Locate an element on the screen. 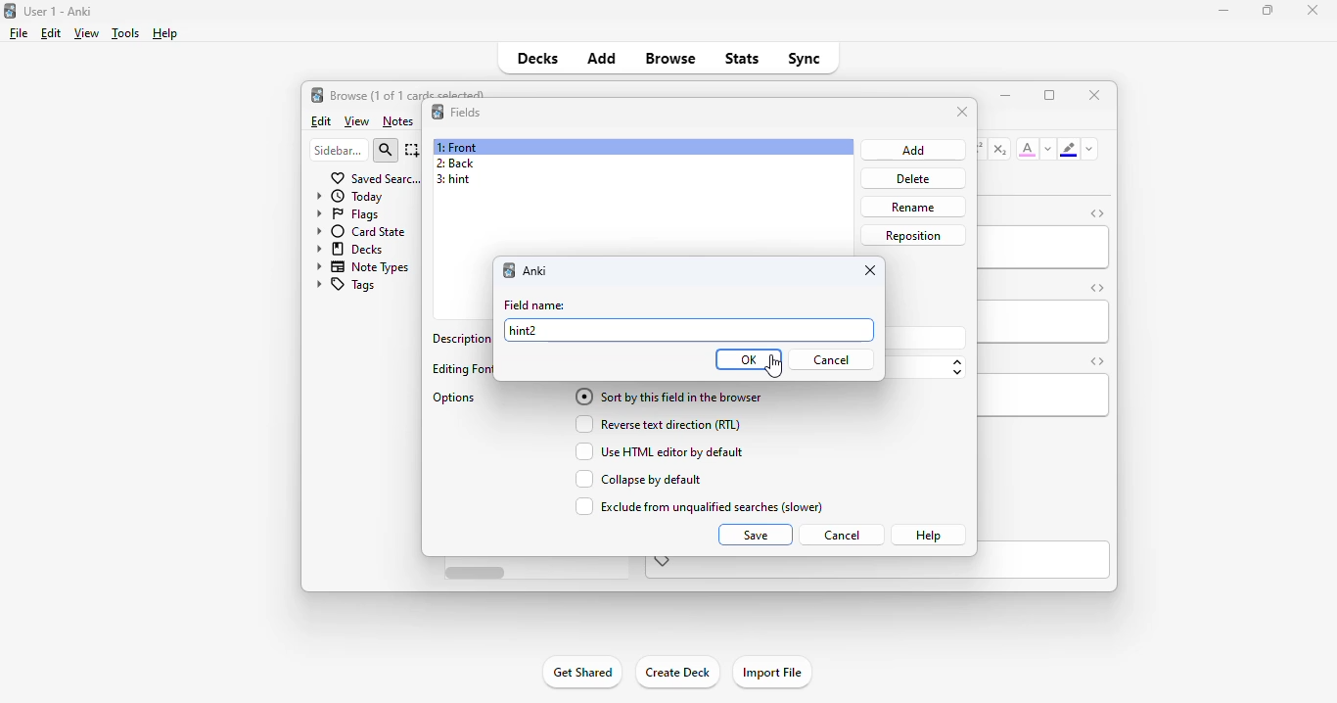  import file is located at coordinates (771, 673).